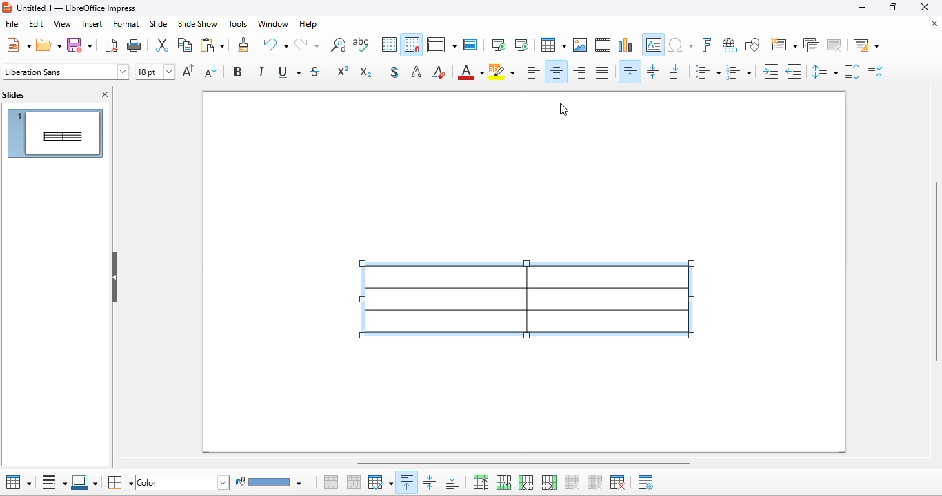 The height and width of the screenshot is (496, 942). What do you see at coordinates (316, 72) in the screenshot?
I see `strikethrough` at bounding box center [316, 72].